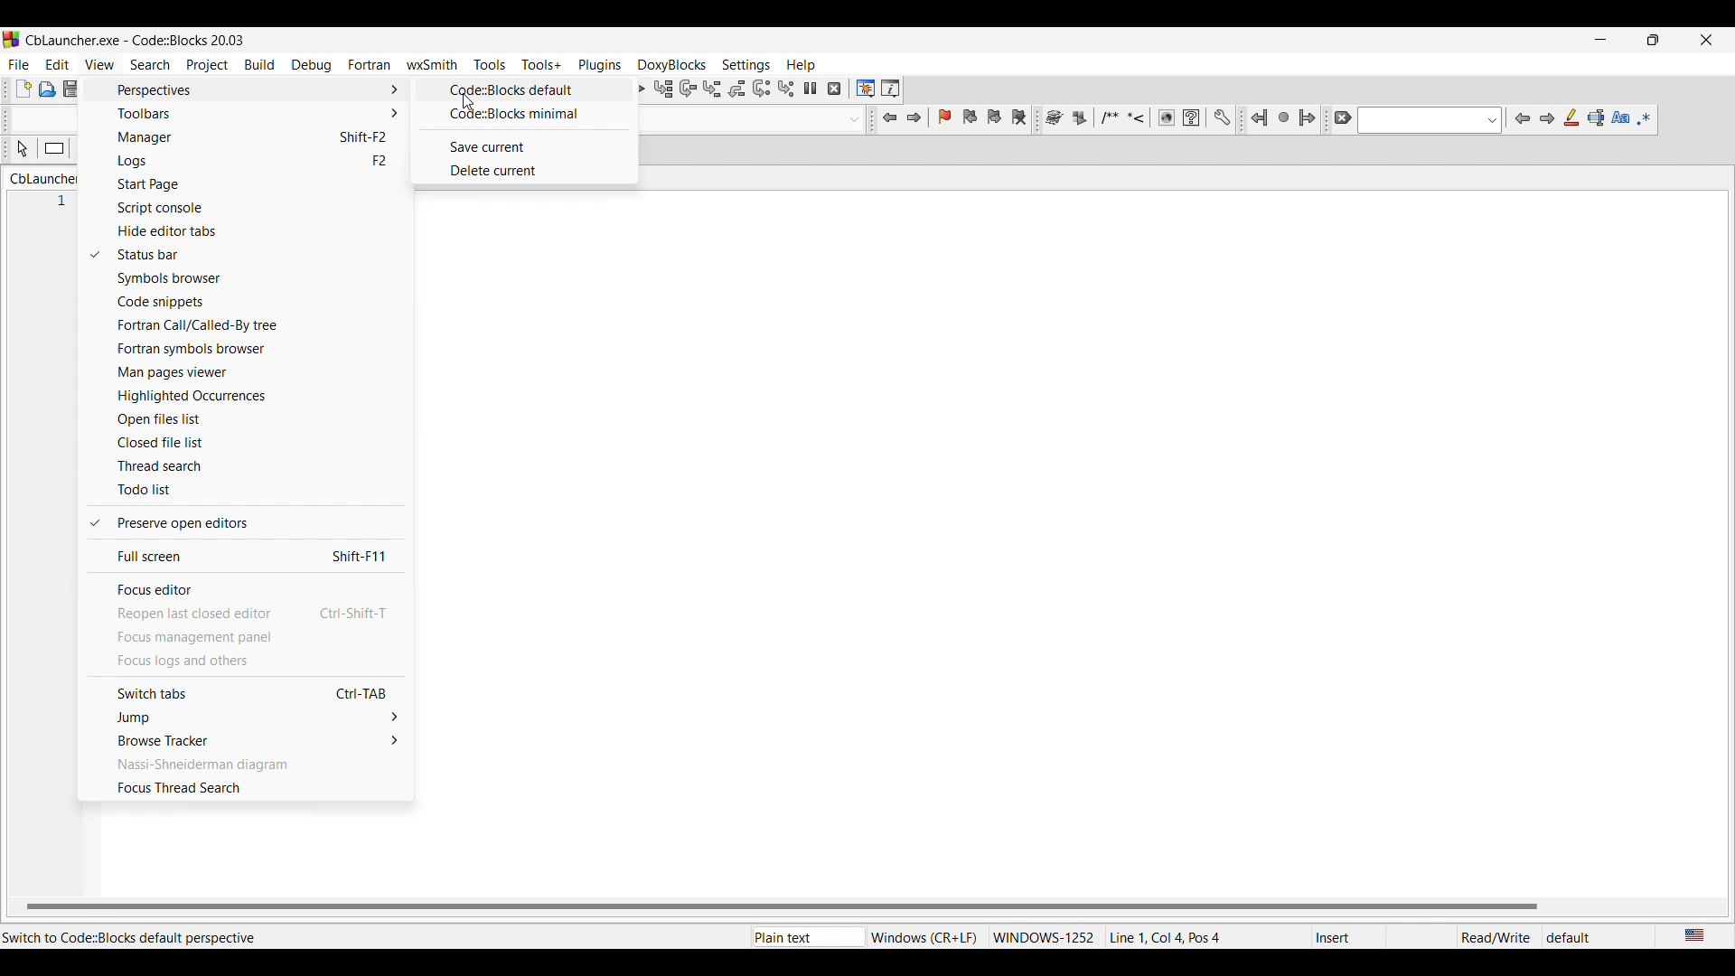  What do you see at coordinates (258, 302) in the screenshot?
I see `Code snippets` at bounding box center [258, 302].